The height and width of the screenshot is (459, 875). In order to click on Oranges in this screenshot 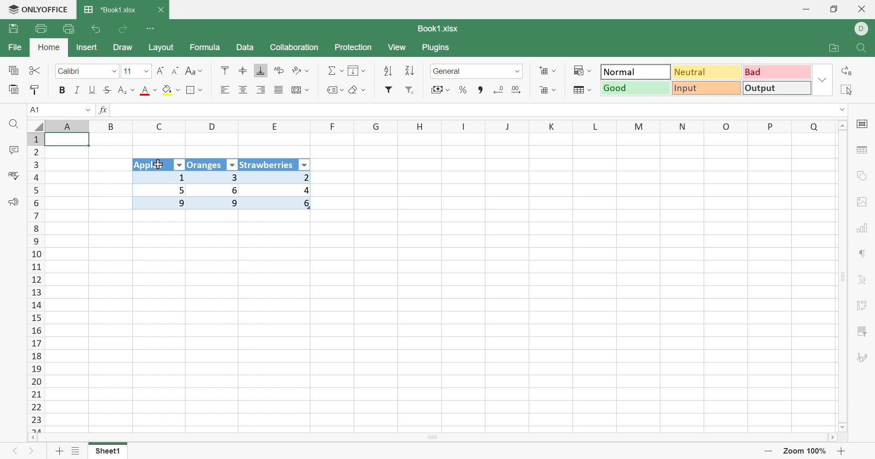, I will do `click(206, 164)`.